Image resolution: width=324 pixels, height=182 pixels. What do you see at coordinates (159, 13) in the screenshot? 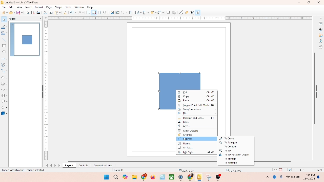
I see `select at least three object to distribute` at bounding box center [159, 13].